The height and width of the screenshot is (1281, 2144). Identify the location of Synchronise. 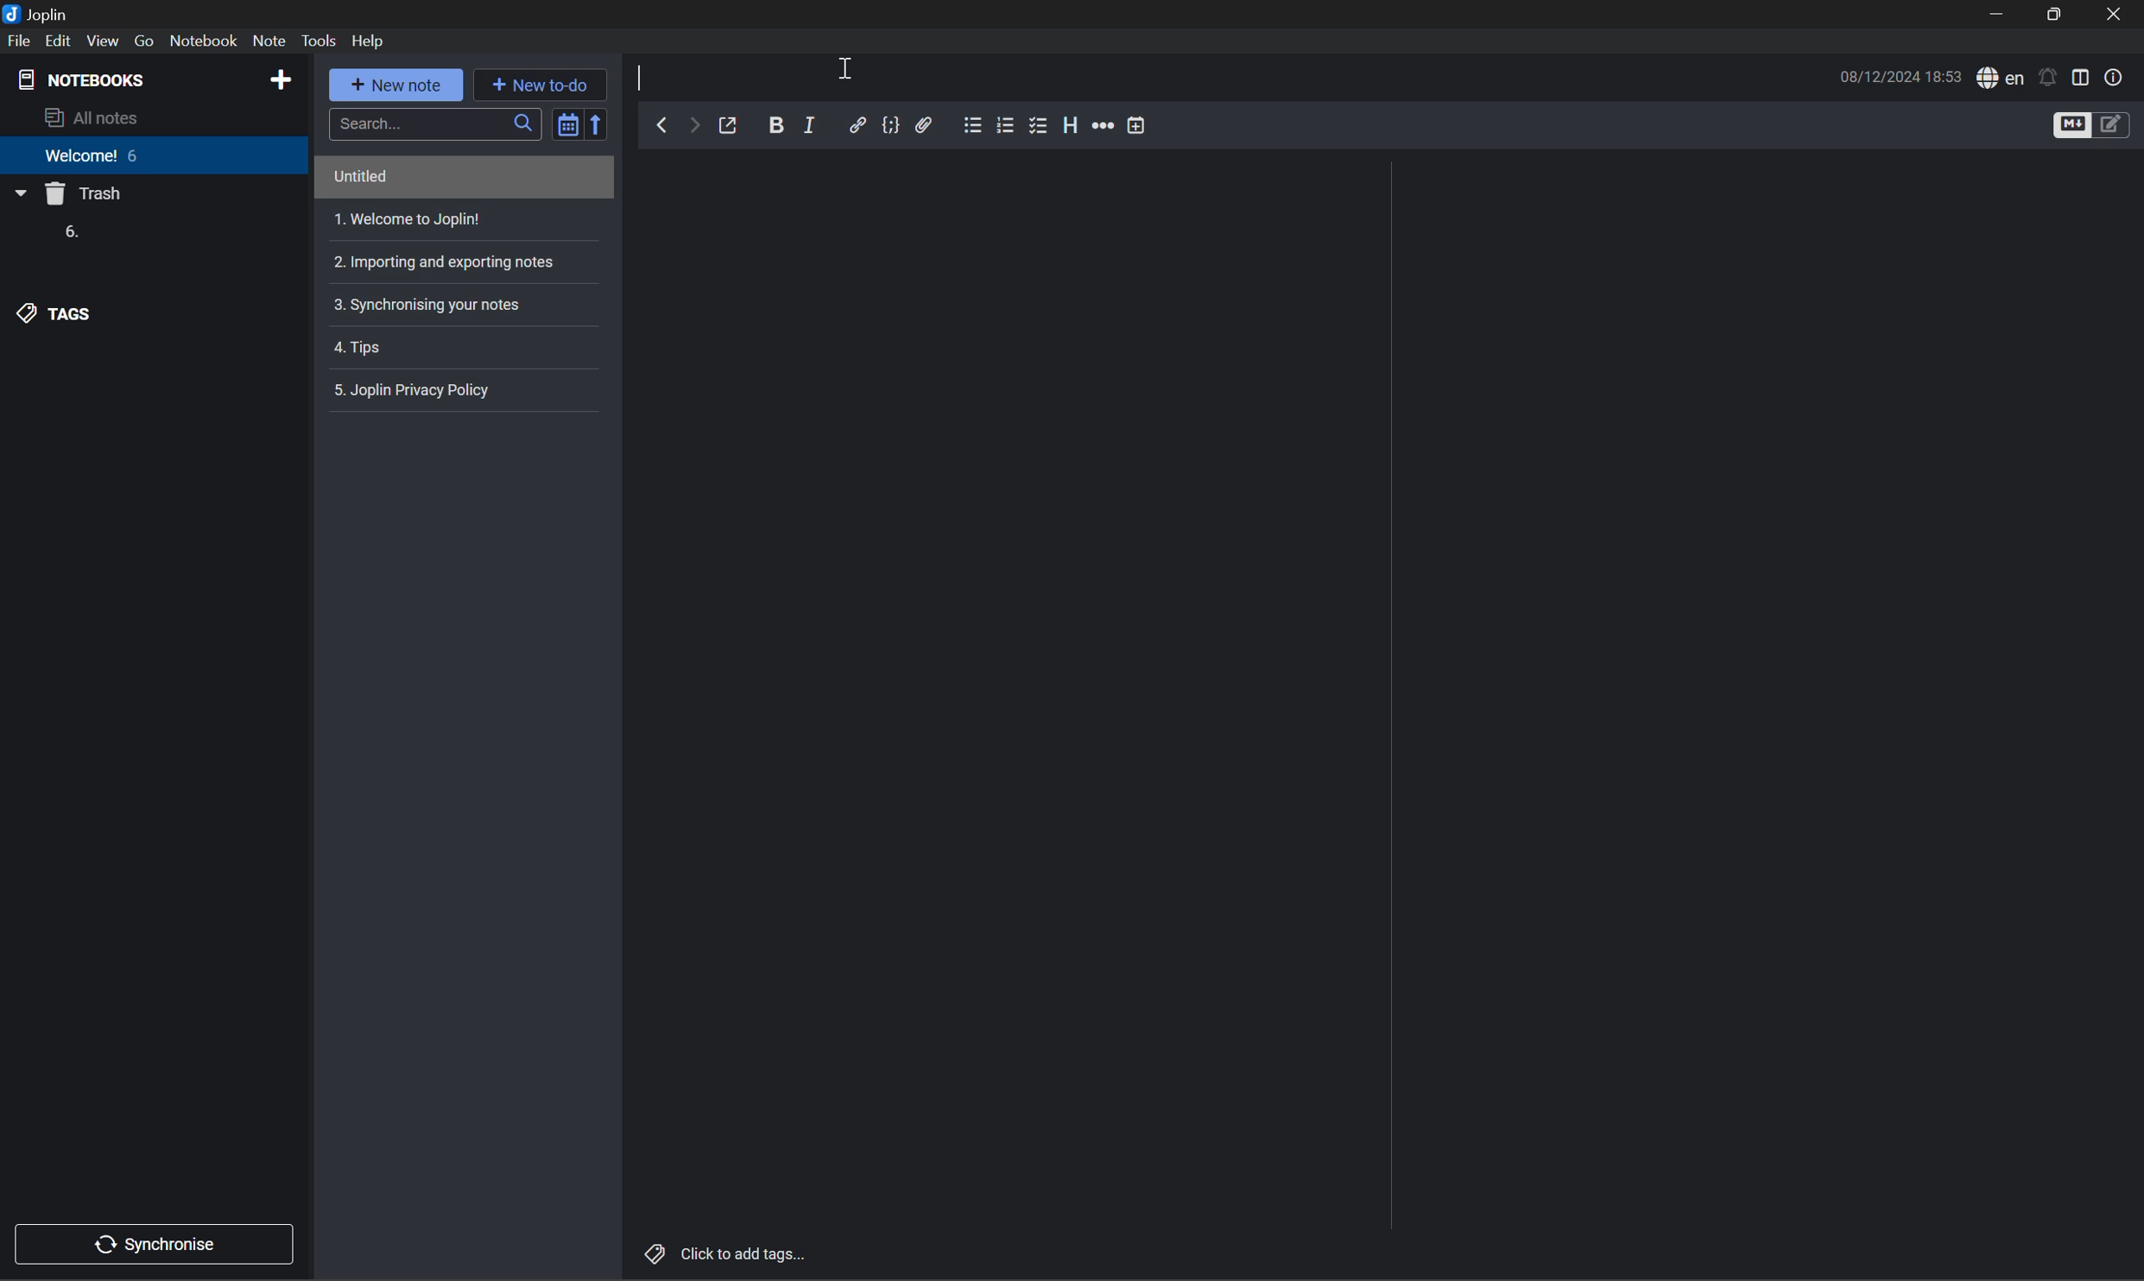
(161, 1241).